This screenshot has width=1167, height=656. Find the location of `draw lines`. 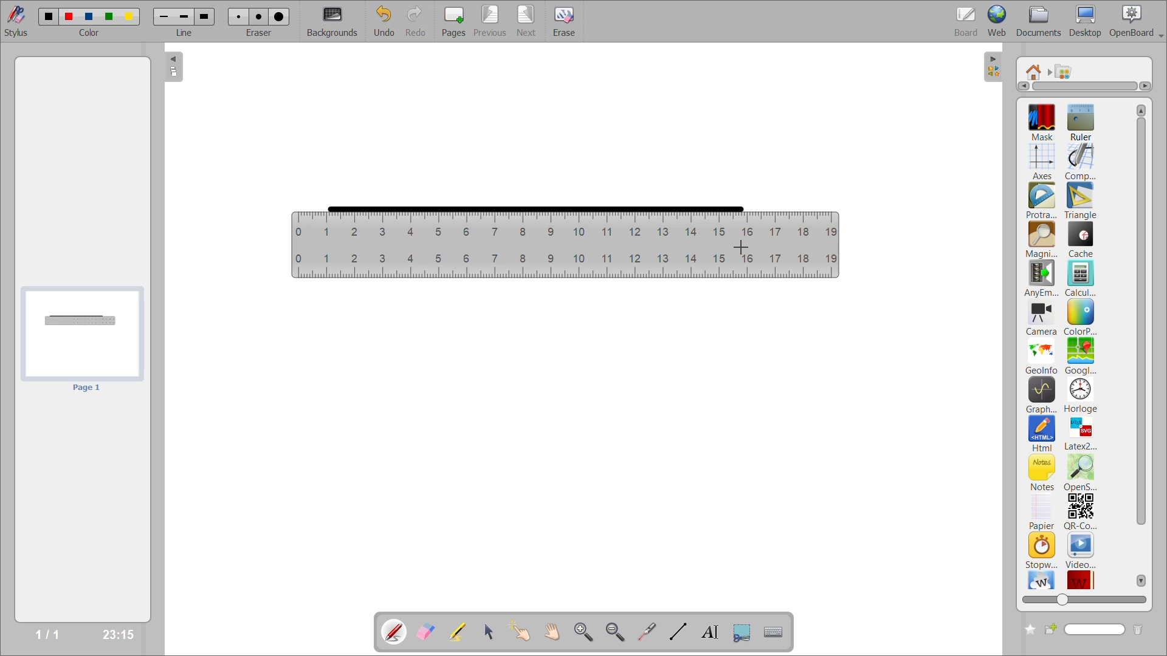

draw lines is located at coordinates (676, 631).